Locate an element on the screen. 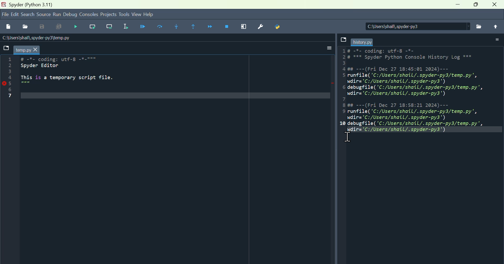  file is located at coordinates (343, 42).